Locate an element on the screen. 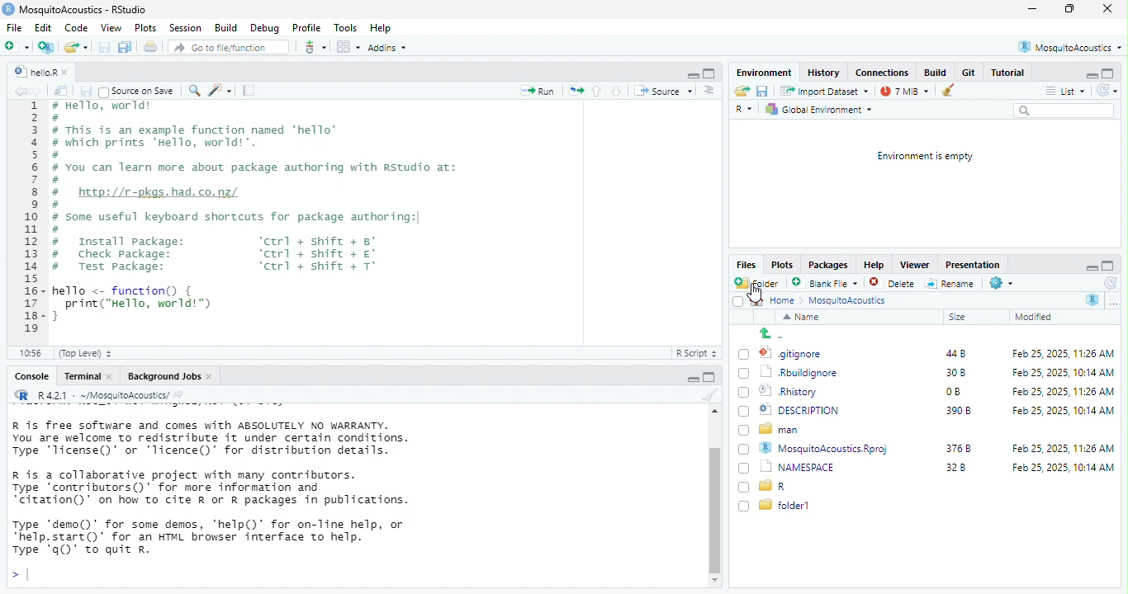  Feb 25, 2025, 11:26 AM is located at coordinates (1055, 390).